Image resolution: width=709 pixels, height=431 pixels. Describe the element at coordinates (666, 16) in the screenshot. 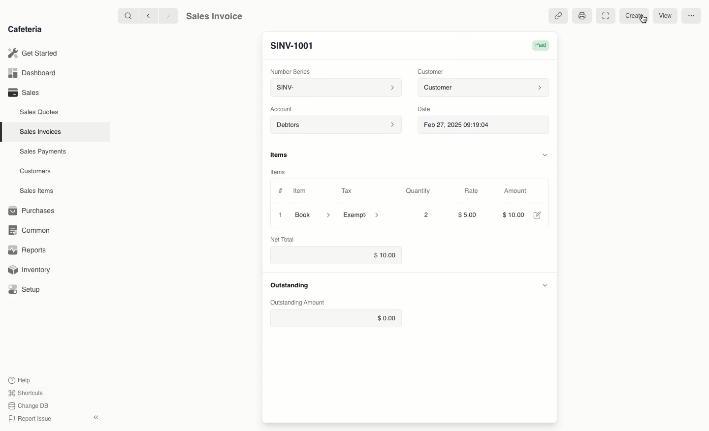

I see `view` at that location.